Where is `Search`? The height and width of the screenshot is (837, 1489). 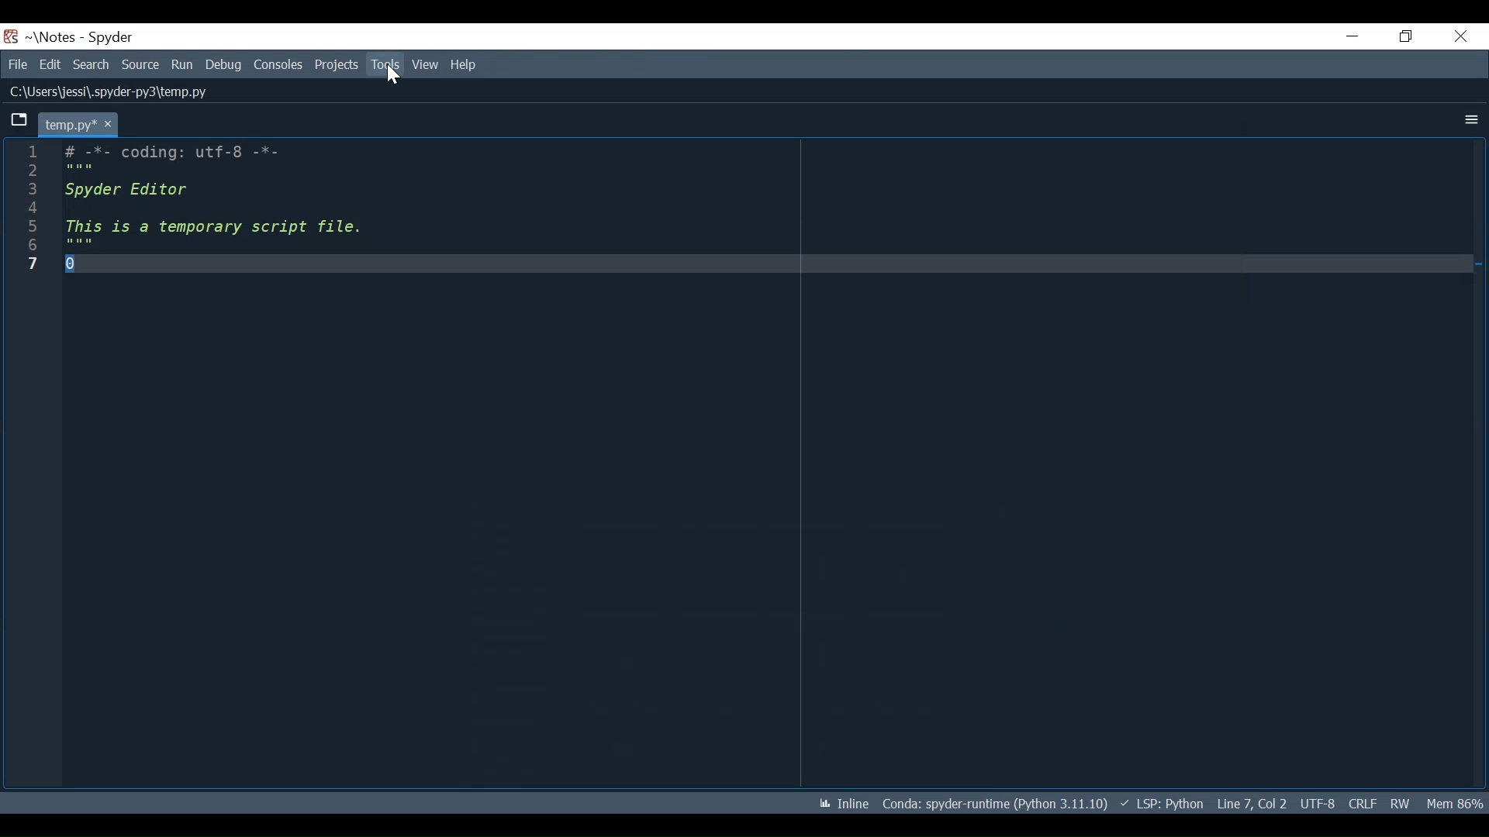 Search is located at coordinates (92, 65).